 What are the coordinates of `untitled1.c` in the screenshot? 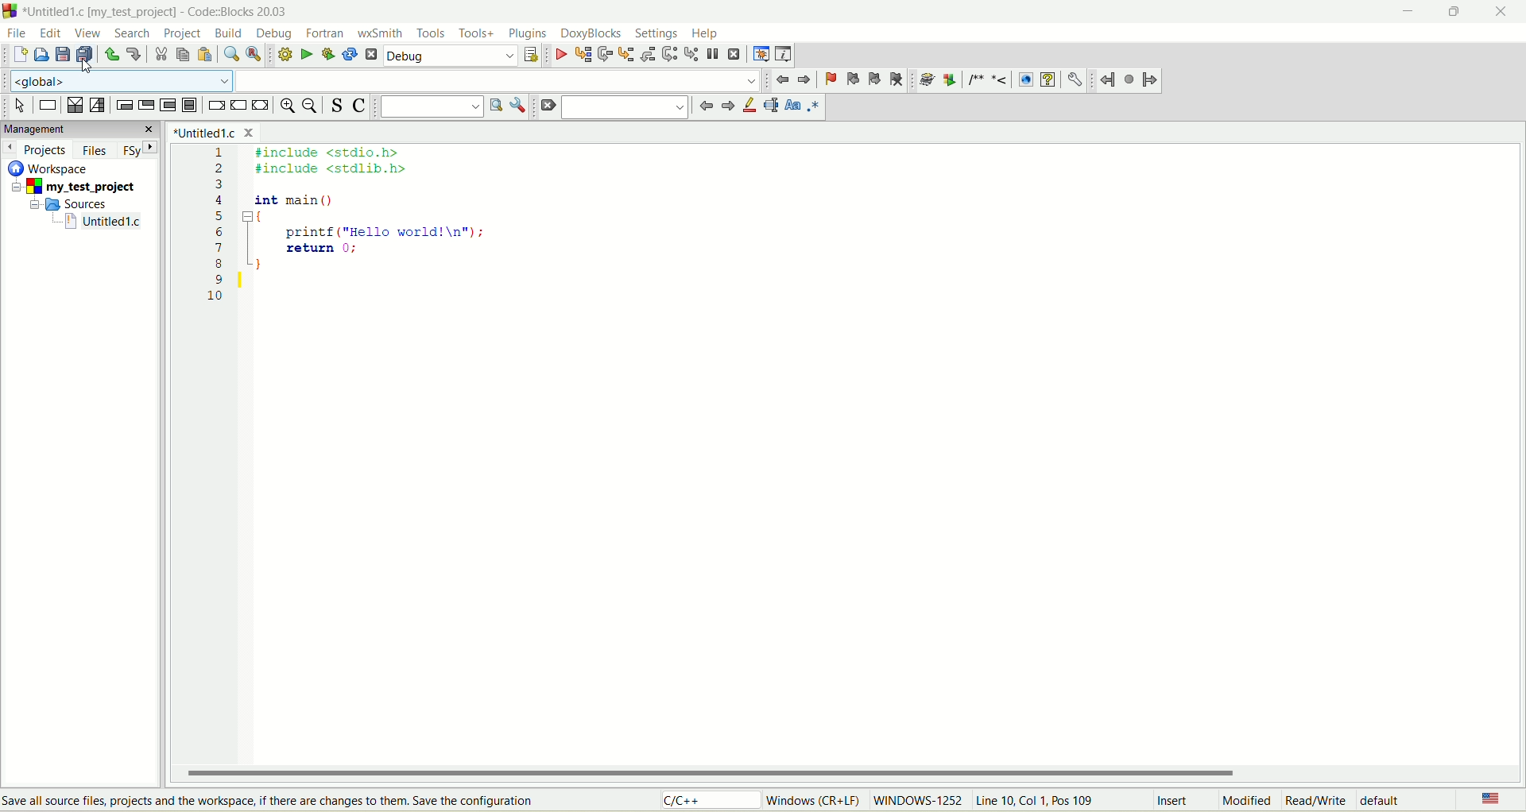 It's located at (103, 223).